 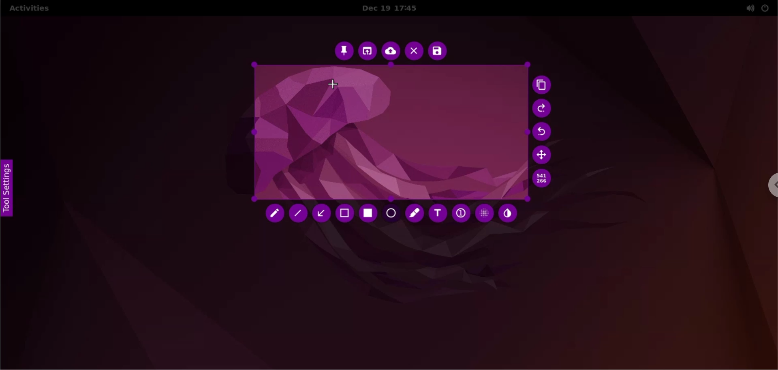 I want to click on cancel capture, so click(x=414, y=52).